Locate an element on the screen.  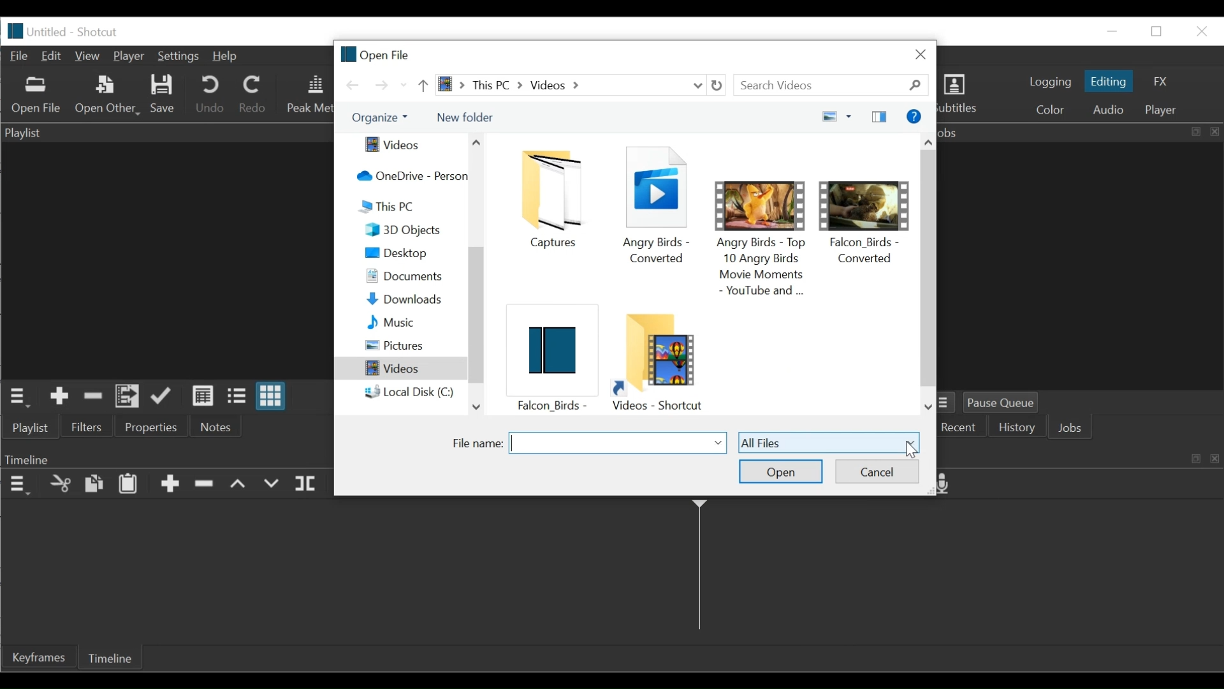
Documents is located at coordinates (412, 278).